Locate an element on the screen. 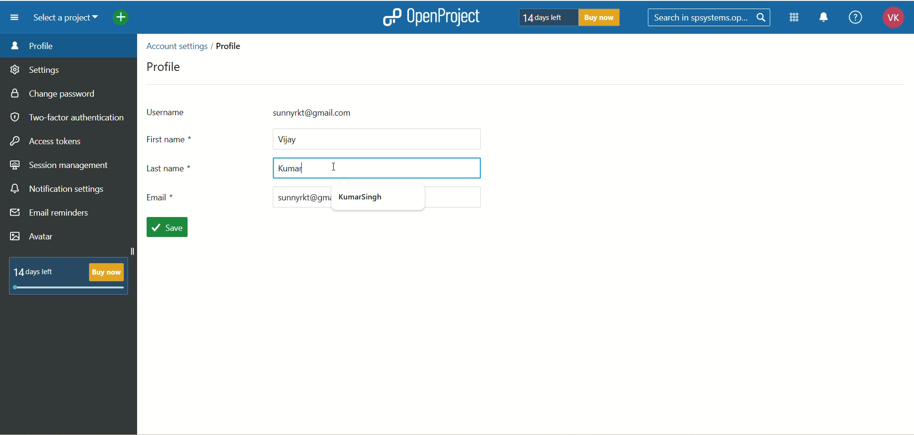  change password is located at coordinates (57, 95).